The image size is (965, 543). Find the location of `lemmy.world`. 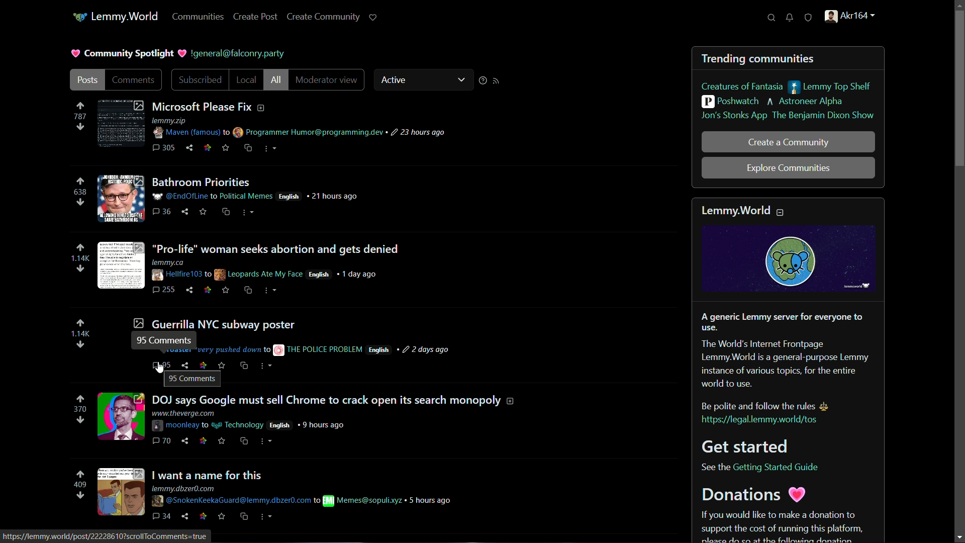

lemmy.world is located at coordinates (746, 209).